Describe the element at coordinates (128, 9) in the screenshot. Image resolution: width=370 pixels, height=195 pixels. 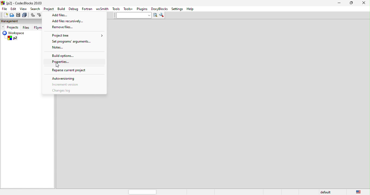
I see `tools++` at that location.